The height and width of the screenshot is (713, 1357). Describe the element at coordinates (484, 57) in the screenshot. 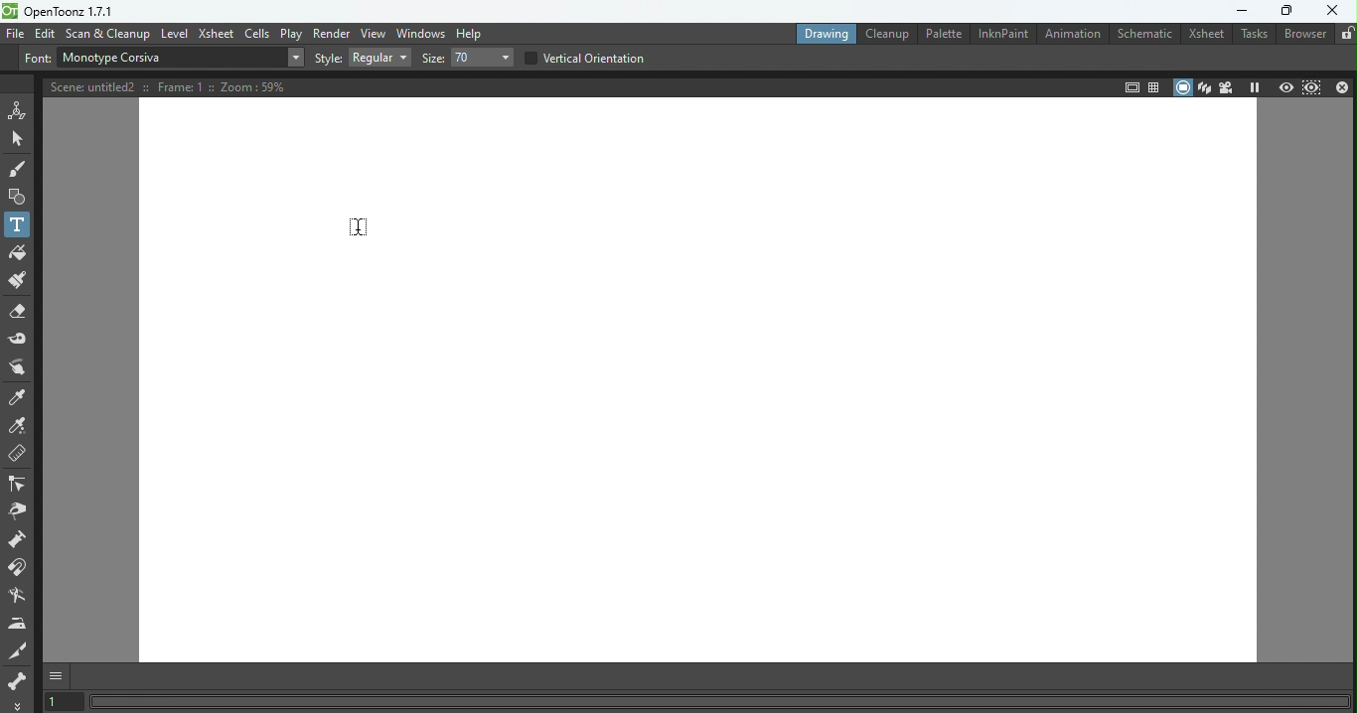

I see `Drop down` at that location.